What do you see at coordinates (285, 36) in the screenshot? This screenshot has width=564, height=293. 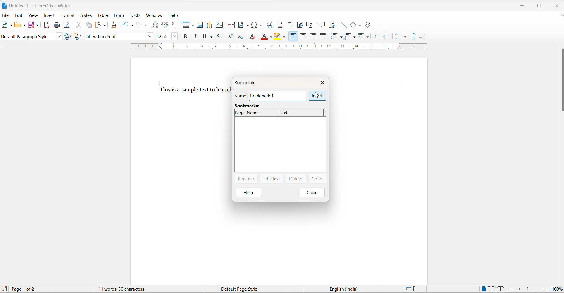 I see `character highlight color` at bounding box center [285, 36].